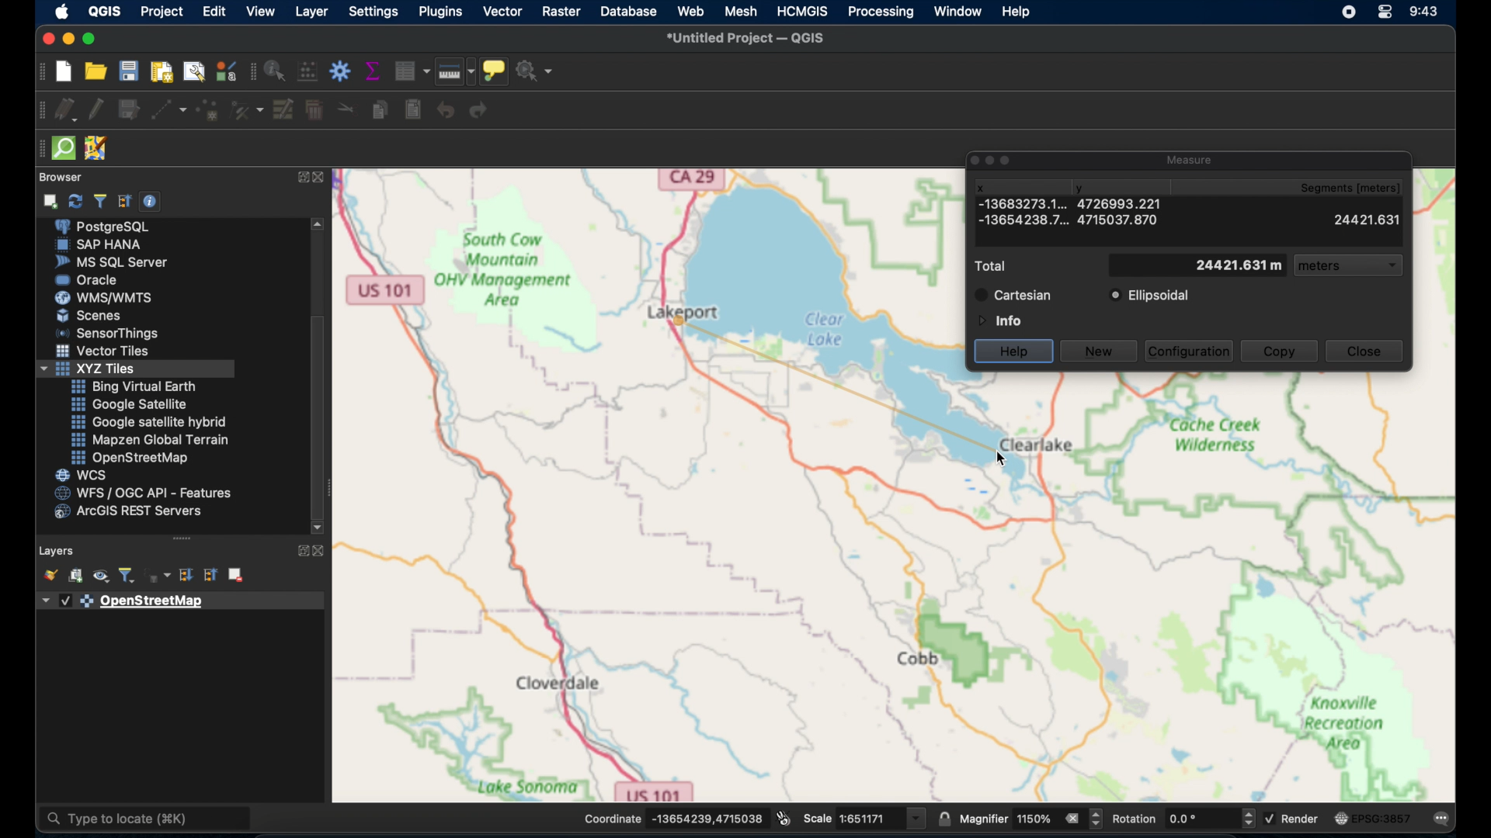 The height and width of the screenshot is (838, 1491). What do you see at coordinates (803, 11) in the screenshot?
I see `HCMGIS` at bounding box center [803, 11].